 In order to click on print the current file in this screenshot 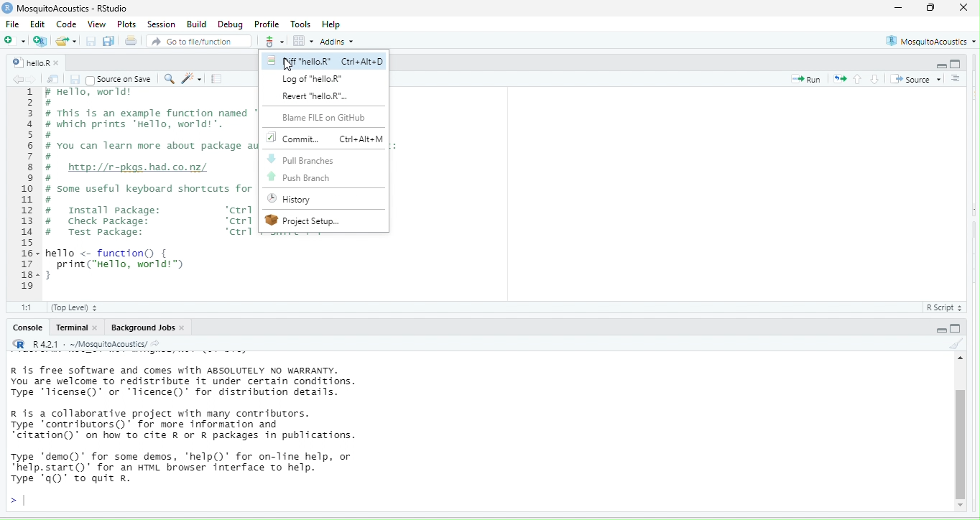, I will do `click(131, 40)`.